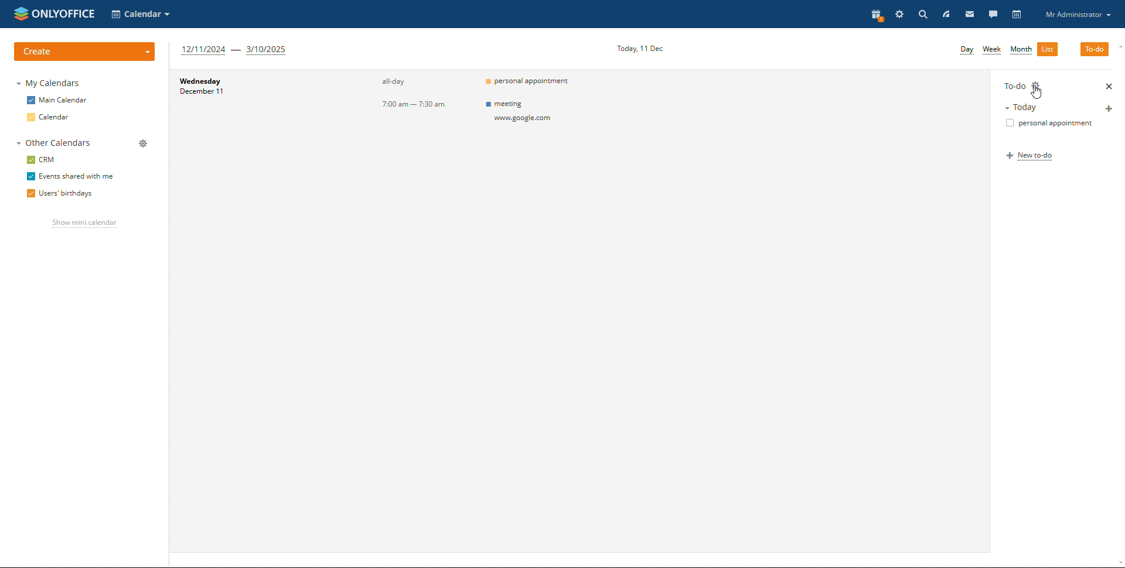 The height and width of the screenshot is (568, 1125). Describe the element at coordinates (969, 15) in the screenshot. I see `mail` at that location.